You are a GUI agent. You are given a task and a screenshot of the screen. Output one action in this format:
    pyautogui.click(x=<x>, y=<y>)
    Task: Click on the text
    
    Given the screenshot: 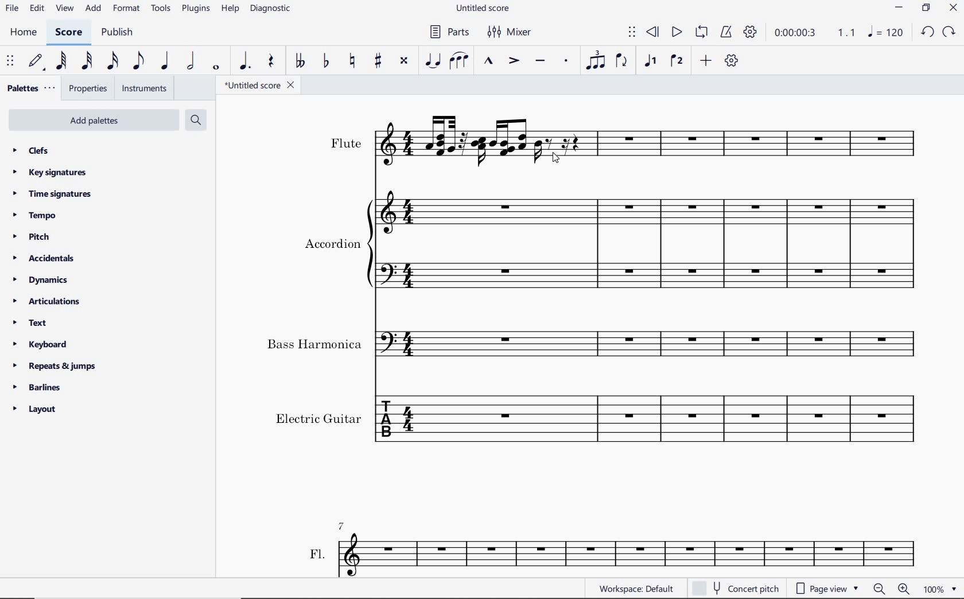 What is the action you would take?
    pyautogui.click(x=346, y=143)
    